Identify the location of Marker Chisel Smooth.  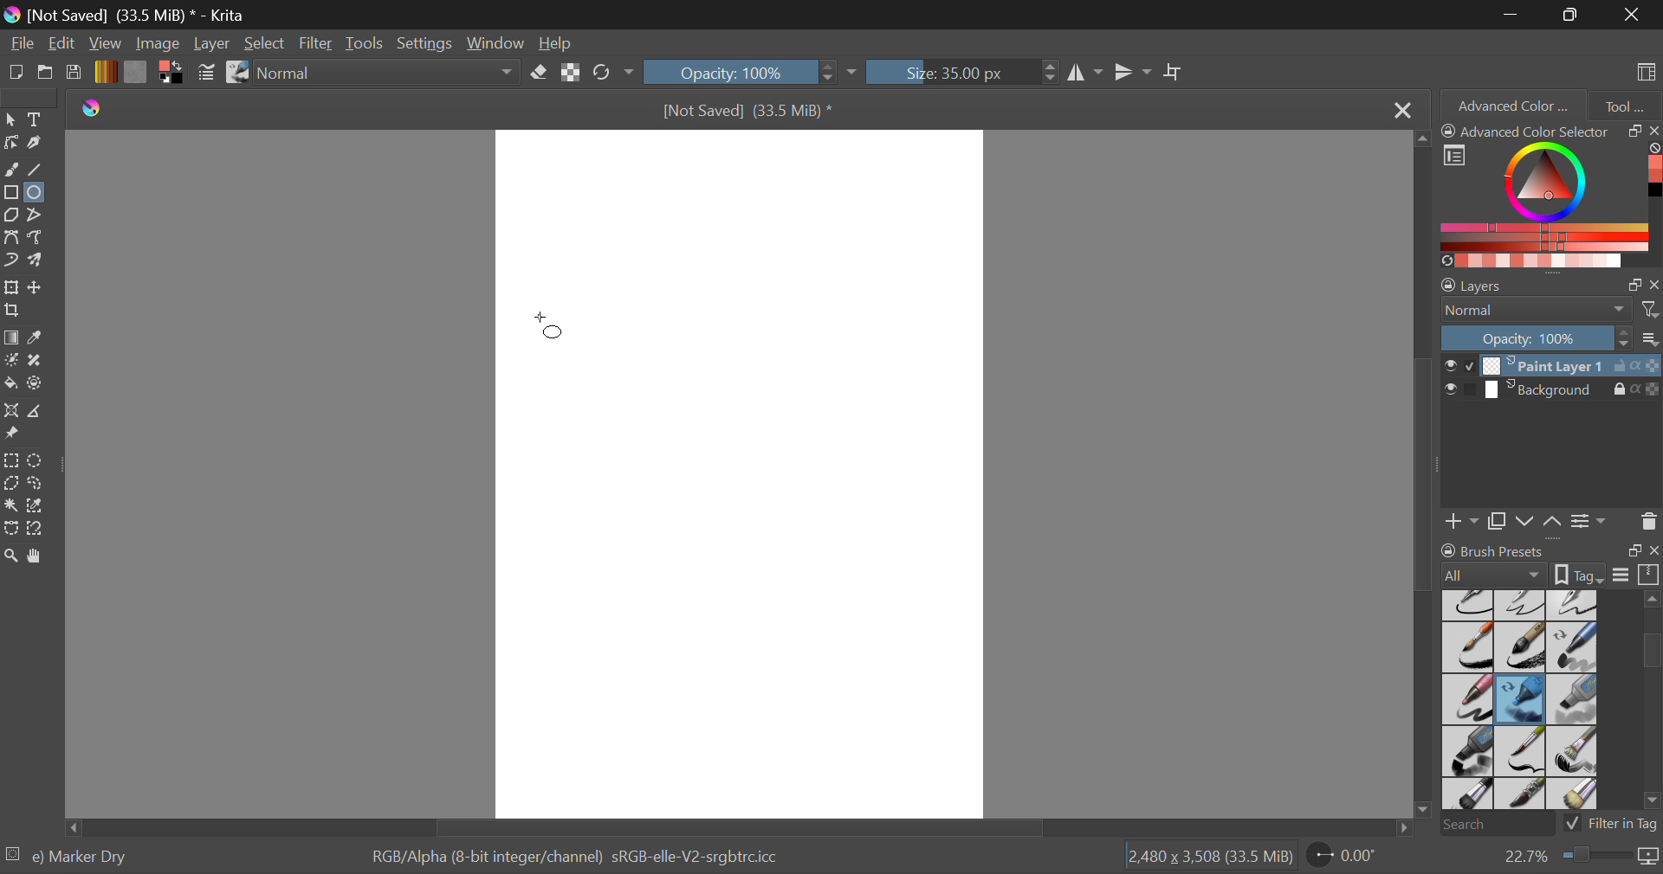
(1573, 646).